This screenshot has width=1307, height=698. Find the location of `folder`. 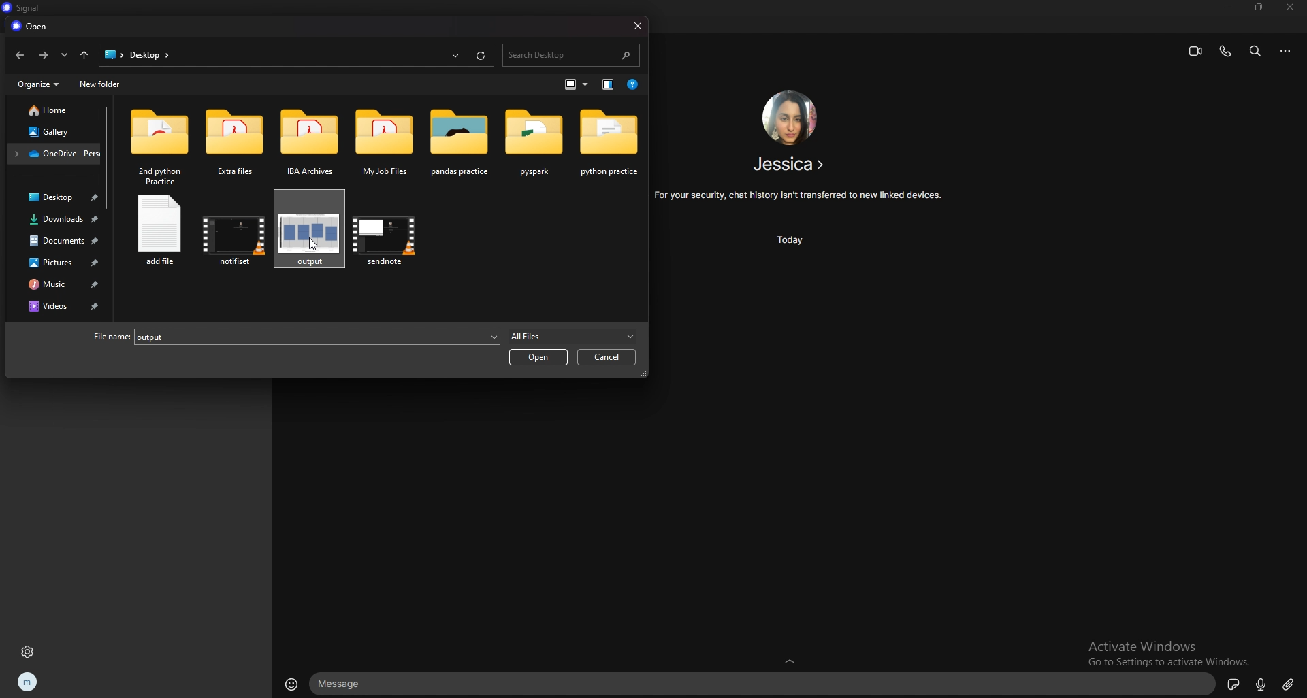

folder is located at coordinates (536, 143).